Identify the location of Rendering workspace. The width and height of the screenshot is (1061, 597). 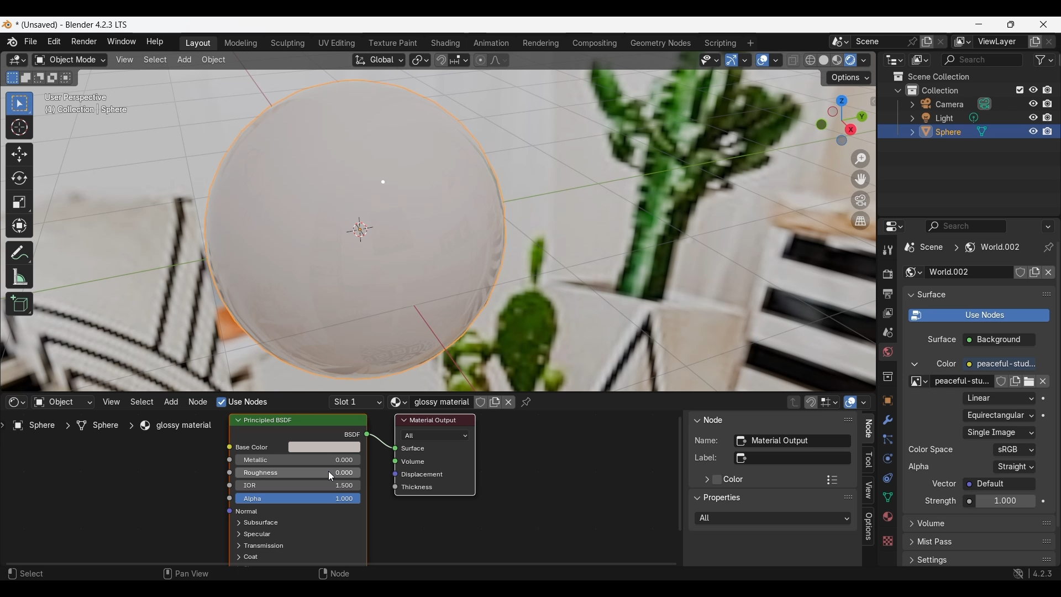
(541, 43).